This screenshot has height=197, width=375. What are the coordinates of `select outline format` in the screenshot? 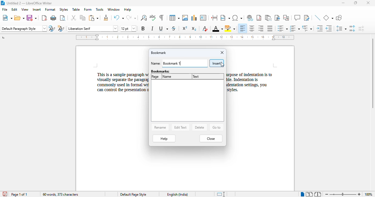 It's located at (307, 28).